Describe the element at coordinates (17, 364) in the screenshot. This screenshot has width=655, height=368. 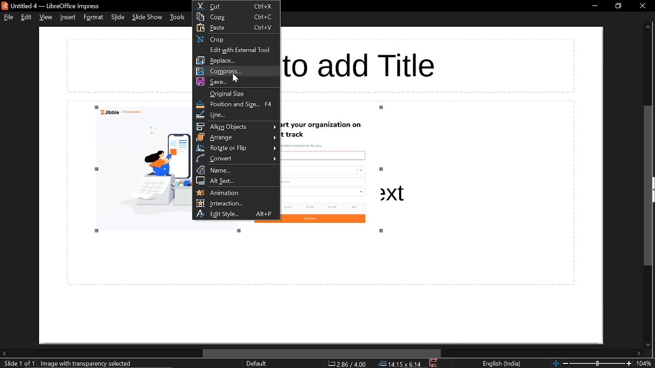
I see `current slide` at that location.